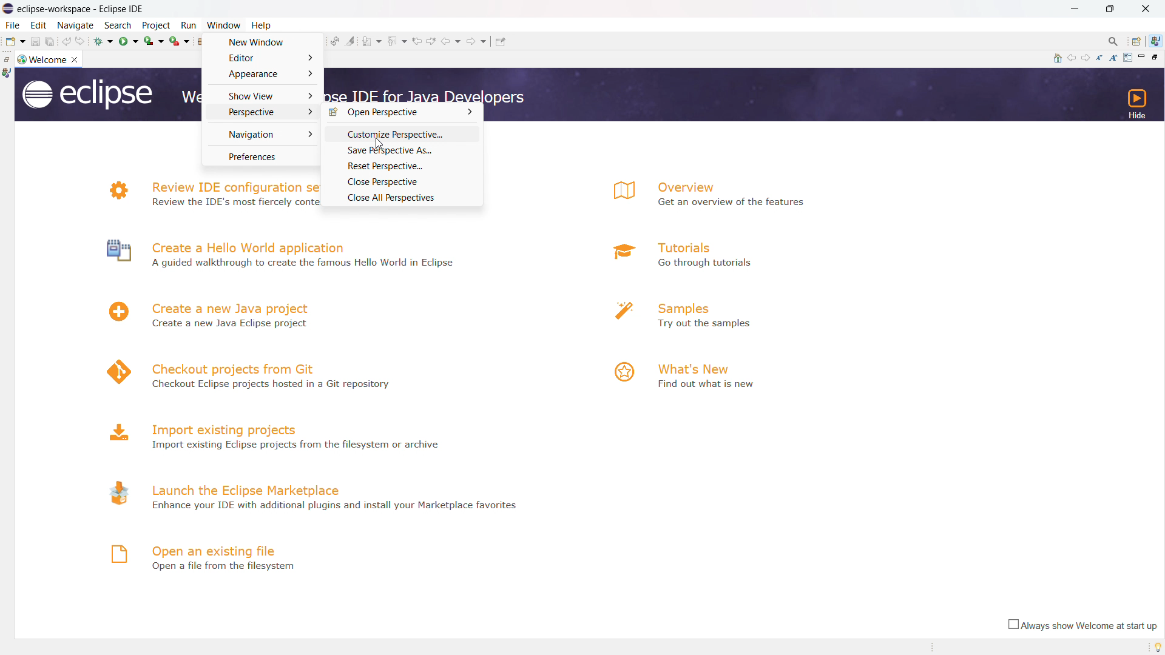 Image resolution: width=1165 pixels, height=655 pixels. What do you see at coordinates (21, 59) in the screenshot?
I see `logo` at bounding box center [21, 59].